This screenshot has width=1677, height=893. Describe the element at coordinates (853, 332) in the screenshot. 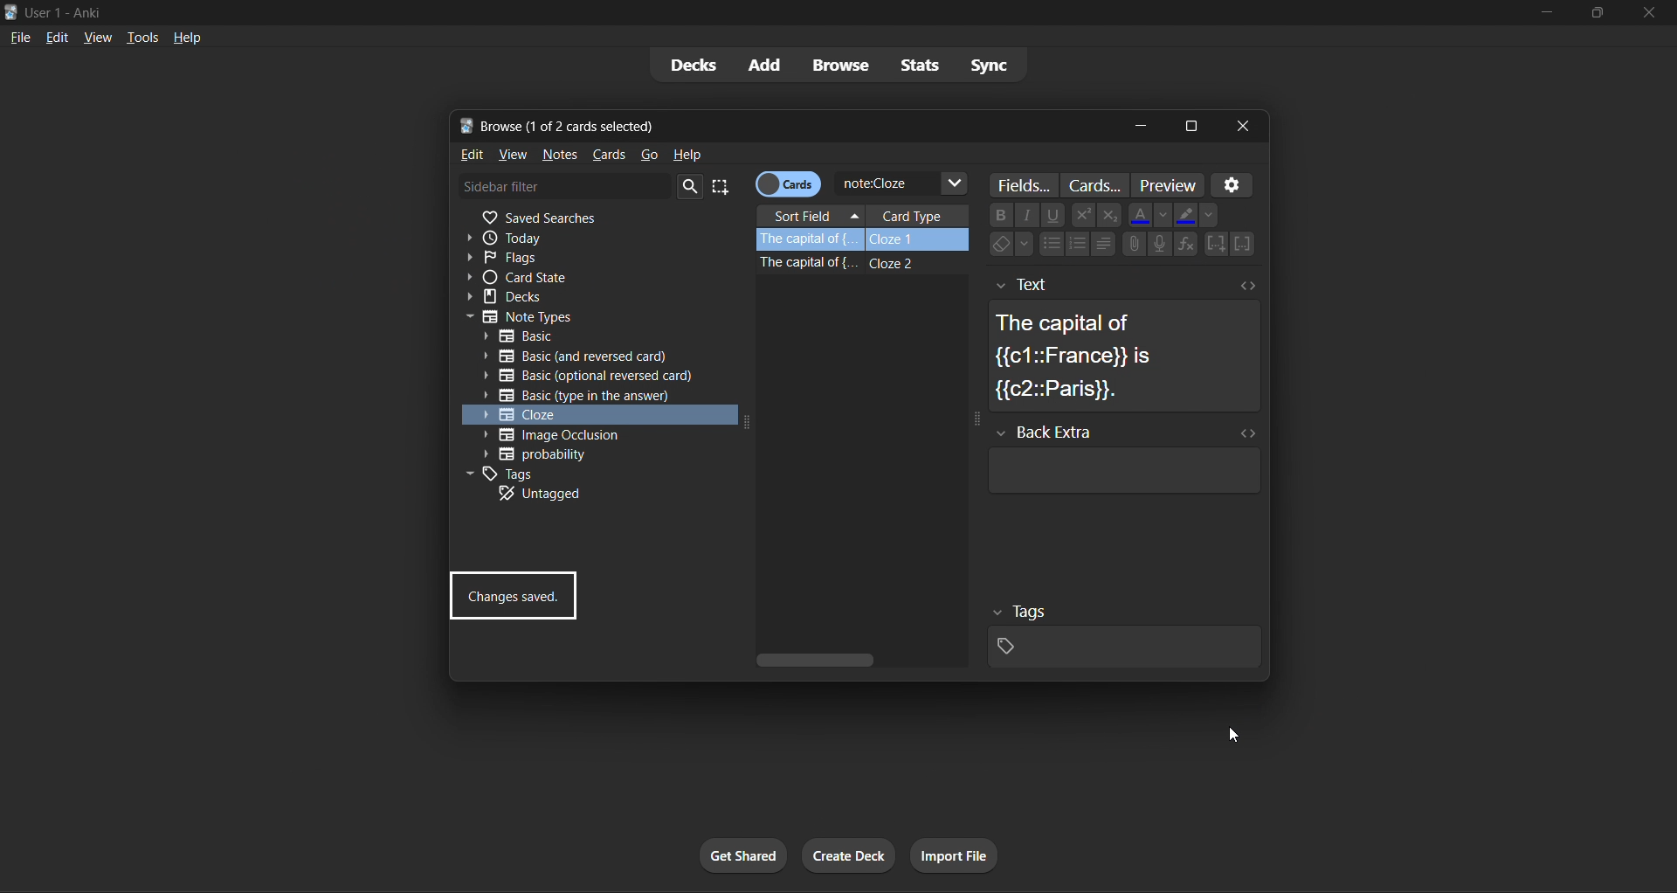

I see `cloze card date` at that location.